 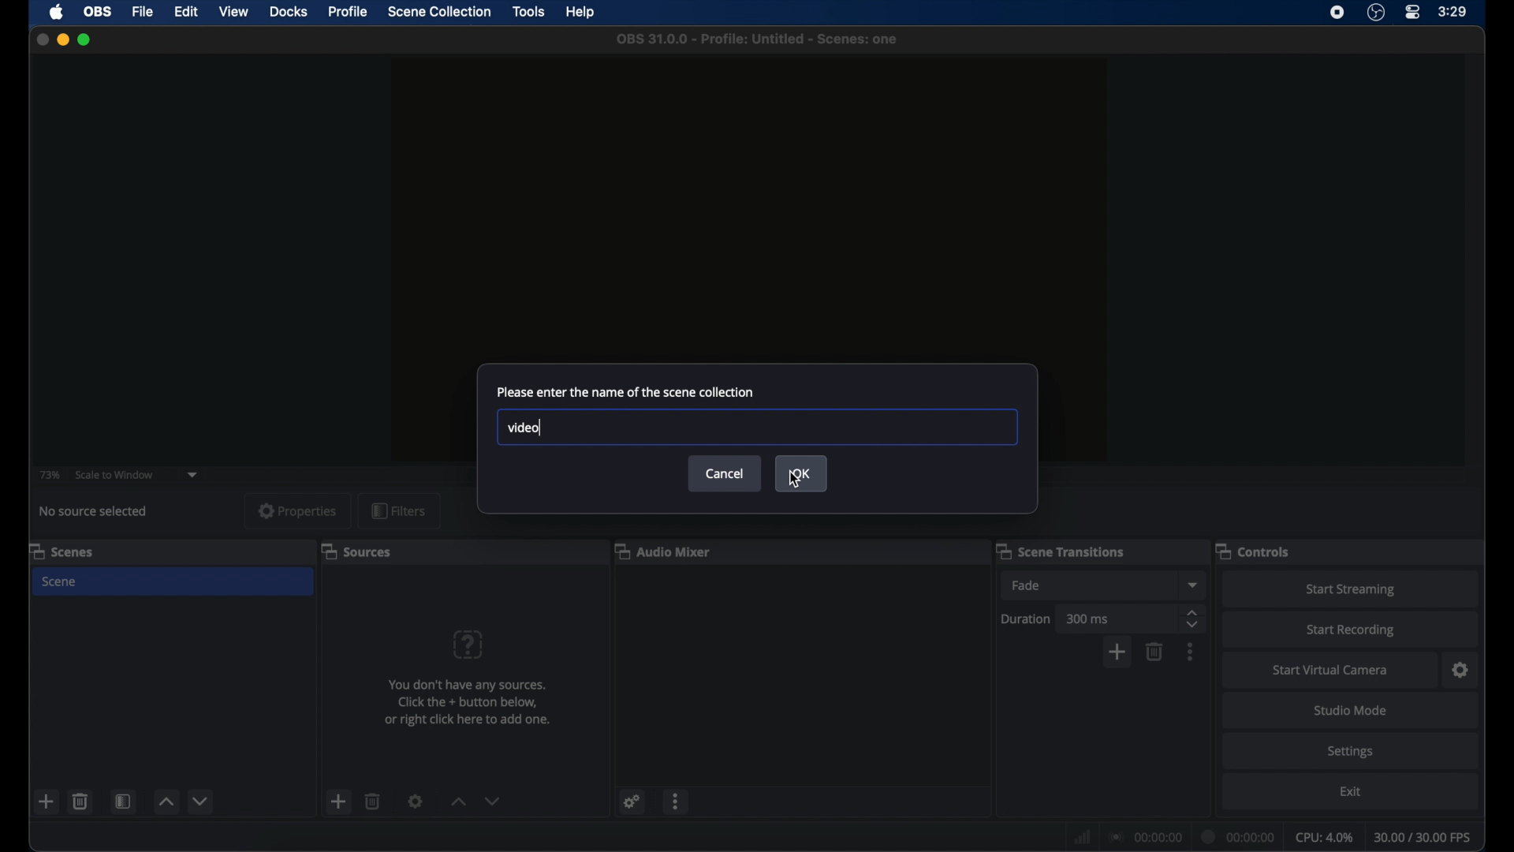 What do you see at coordinates (494, 801) in the screenshot?
I see `decrement` at bounding box center [494, 801].